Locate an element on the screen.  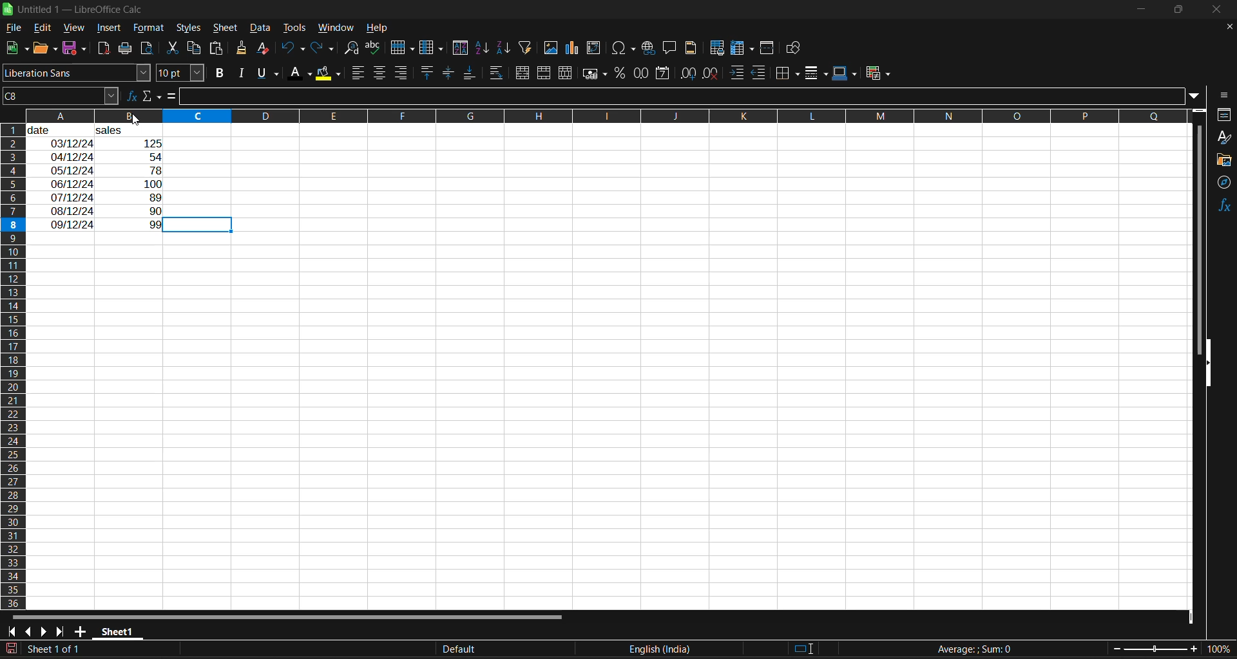
autofill is located at coordinates (529, 48).